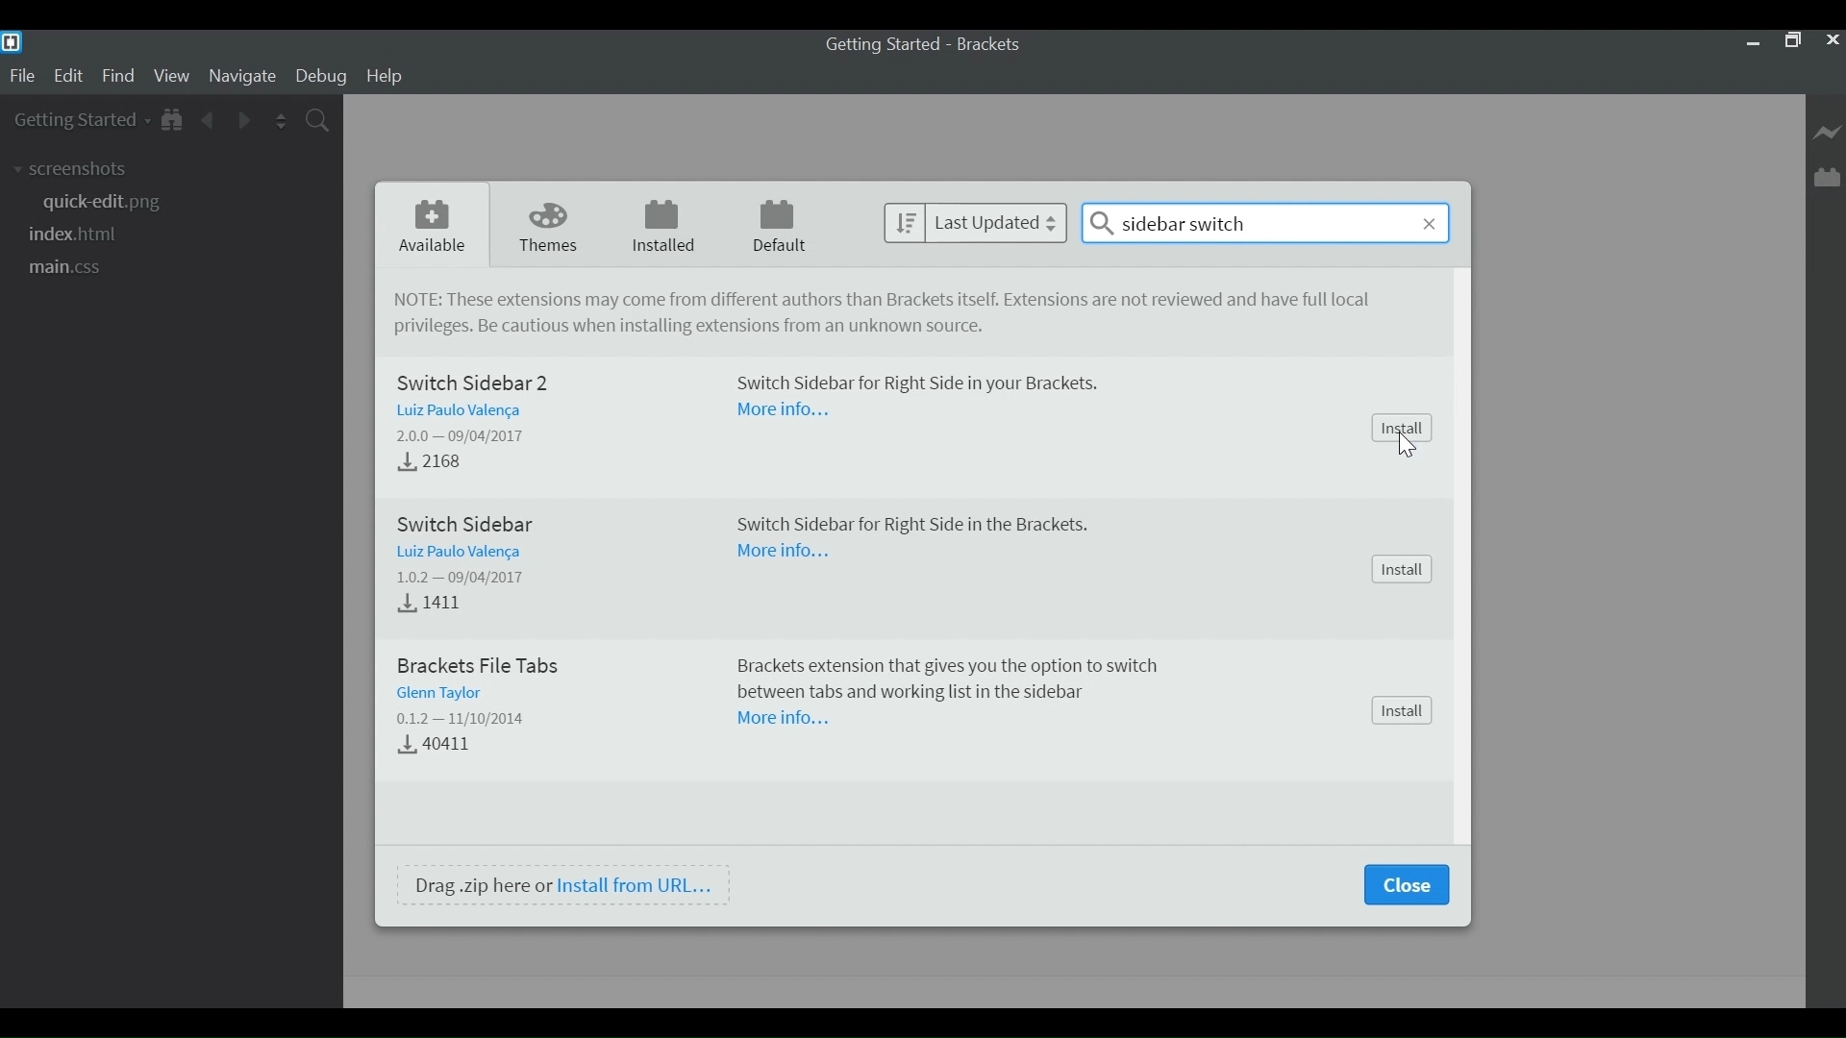 Image resolution: width=1846 pixels, height=1038 pixels. I want to click on Debug, so click(325, 77).